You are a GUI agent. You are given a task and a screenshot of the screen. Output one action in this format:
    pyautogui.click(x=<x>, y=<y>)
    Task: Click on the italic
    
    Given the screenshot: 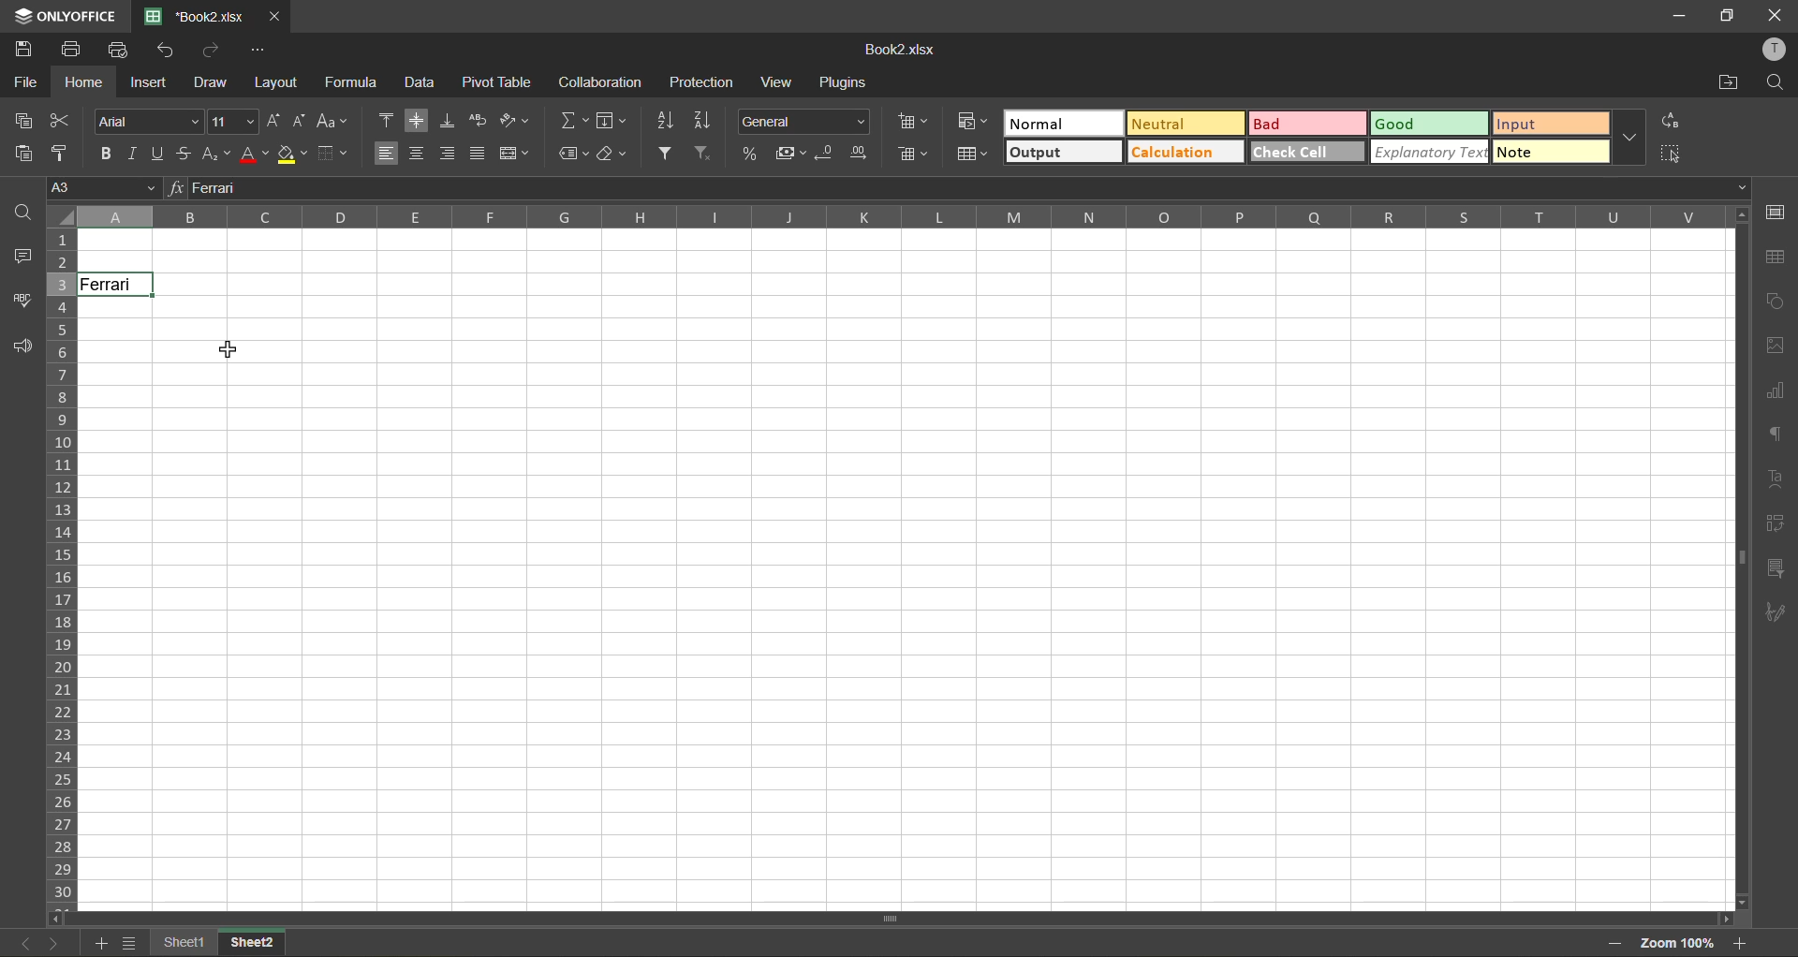 What is the action you would take?
    pyautogui.click(x=134, y=150)
    